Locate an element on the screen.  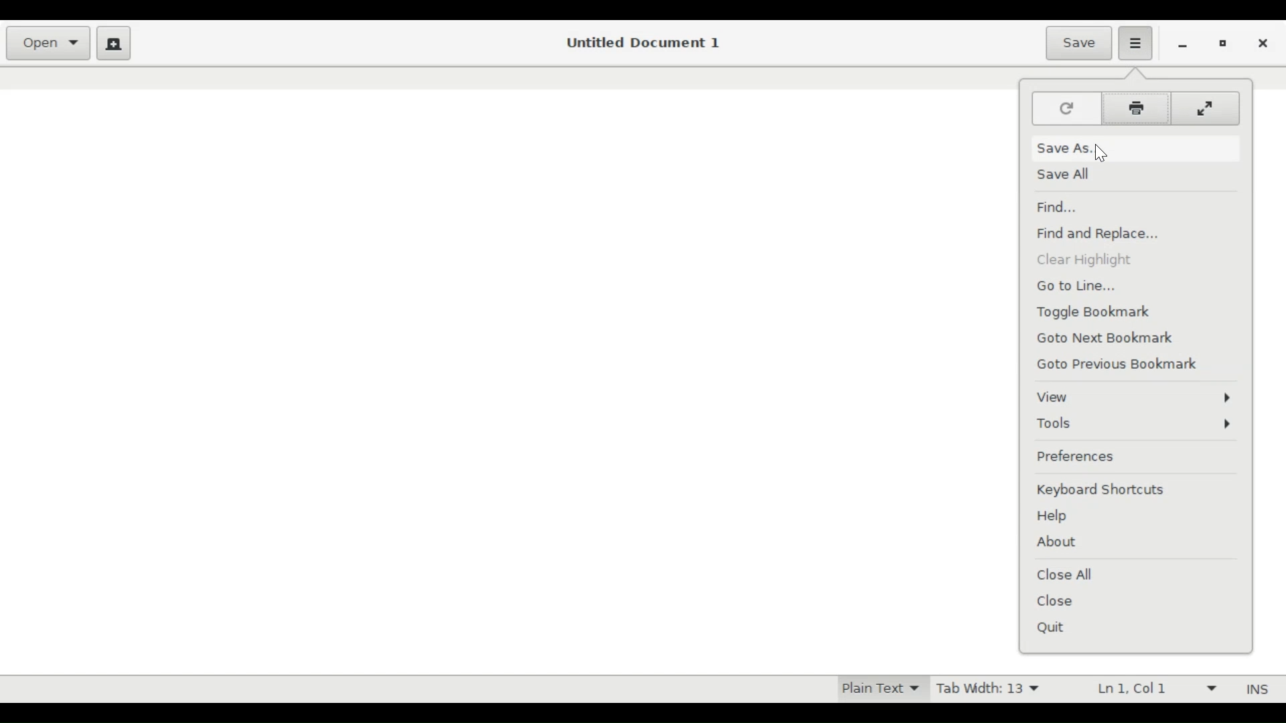
Keyboard Shortcuts is located at coordinates (1100, 490).